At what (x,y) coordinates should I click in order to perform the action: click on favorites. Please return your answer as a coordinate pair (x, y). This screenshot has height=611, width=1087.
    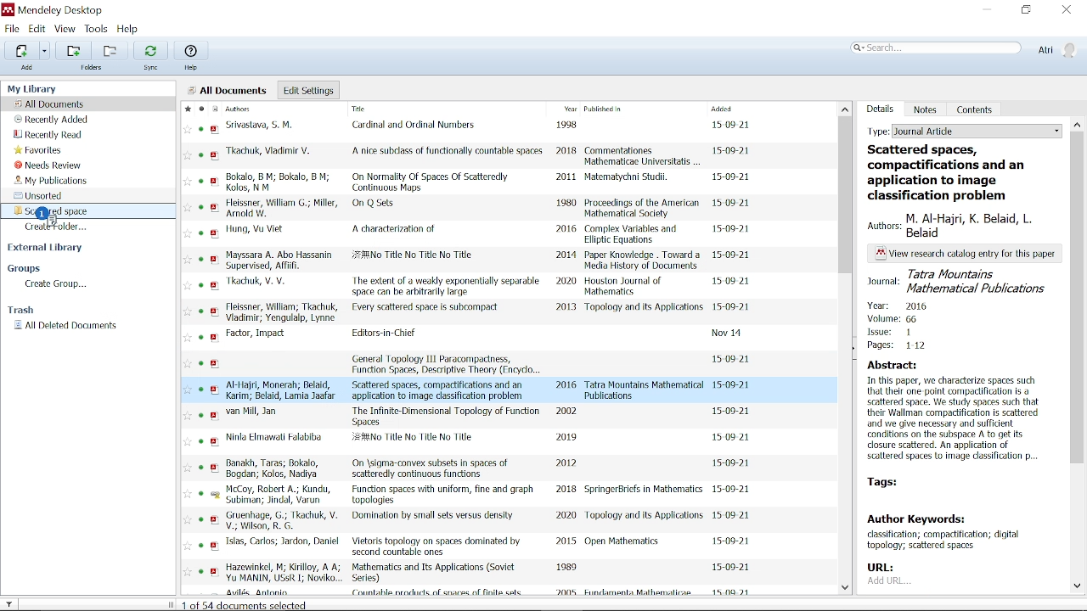
    Looking at the image, I should click on (187, 351).